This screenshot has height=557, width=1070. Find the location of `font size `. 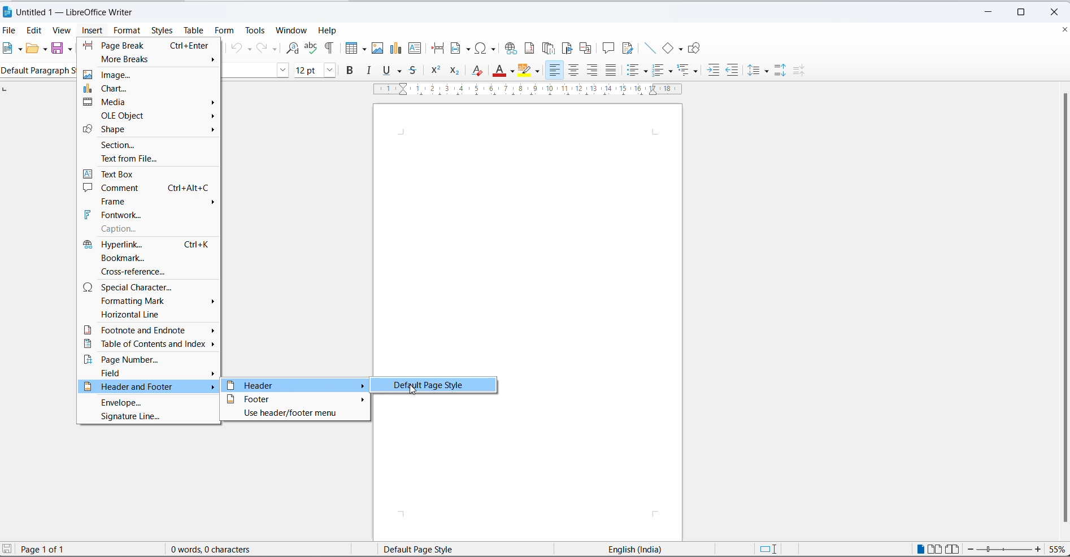

font size  is located at coordinates (306, 71).